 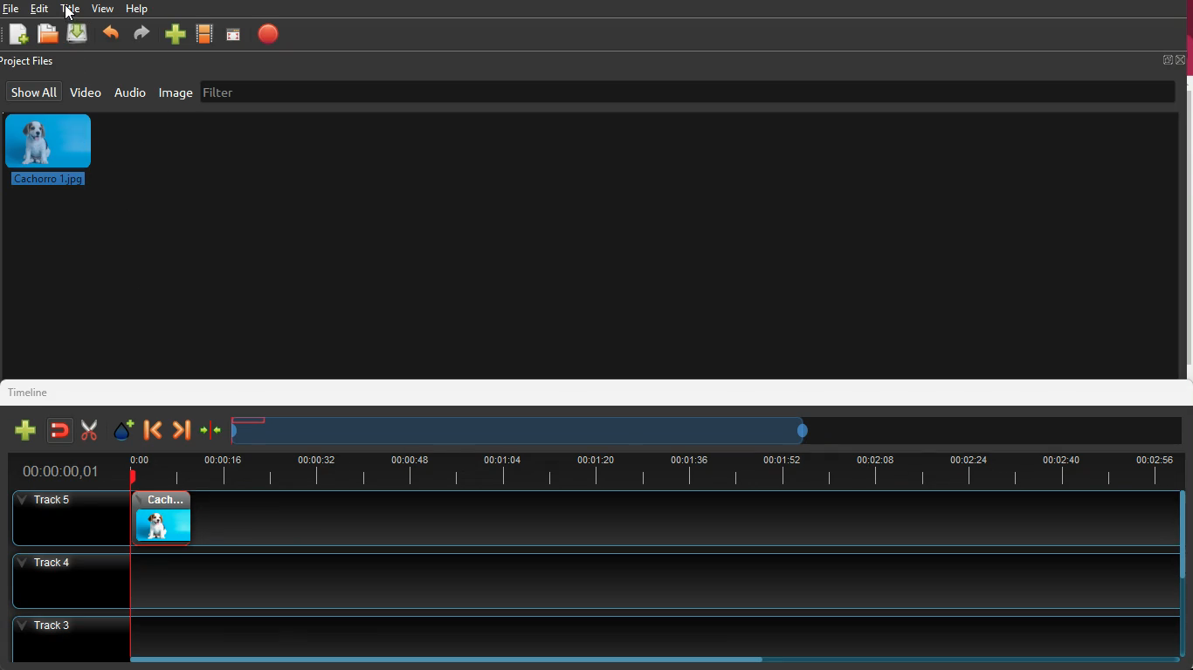 What do you see at coordinates (153, 430) in the screenshot?
I see `back` at bounding box center [153, 430].